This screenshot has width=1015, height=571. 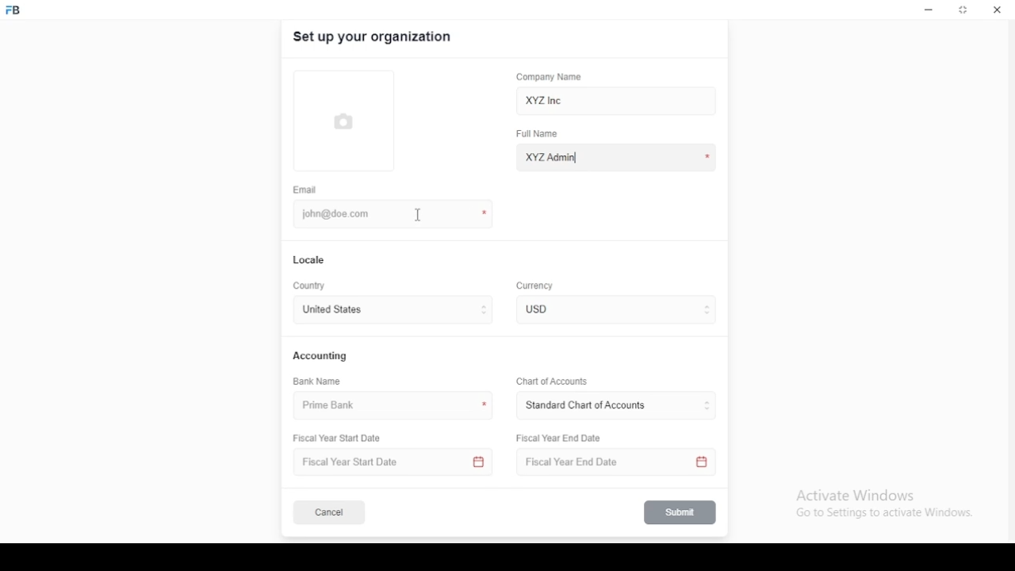 I want to click on bank name, so click(x=318, y=381).